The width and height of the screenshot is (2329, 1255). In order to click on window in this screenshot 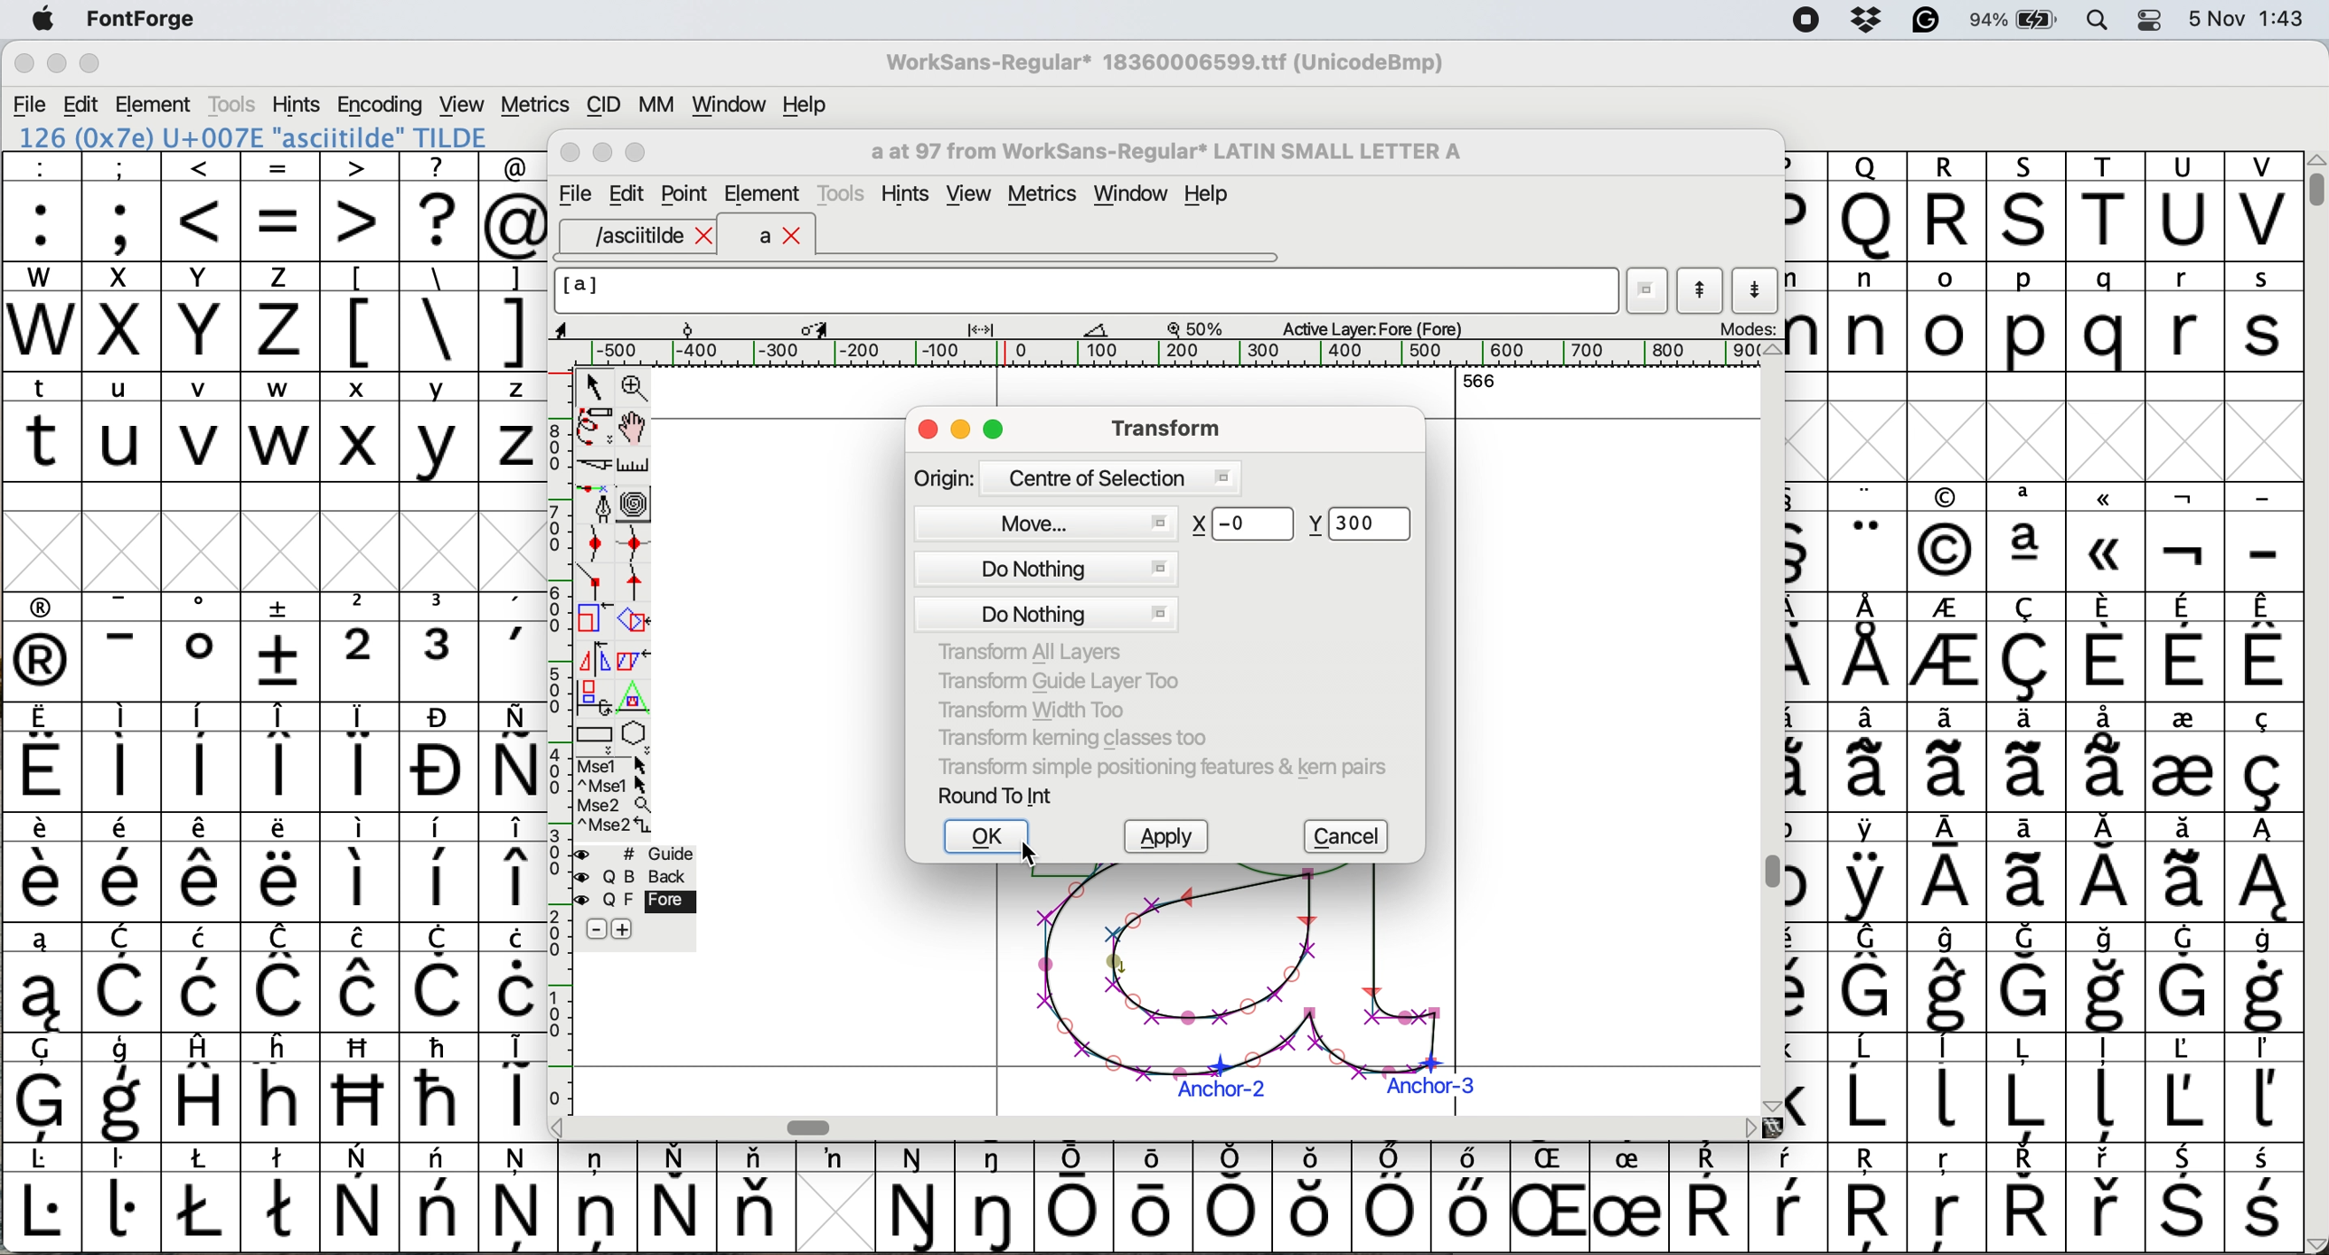, I will do `click(725, 106)`.